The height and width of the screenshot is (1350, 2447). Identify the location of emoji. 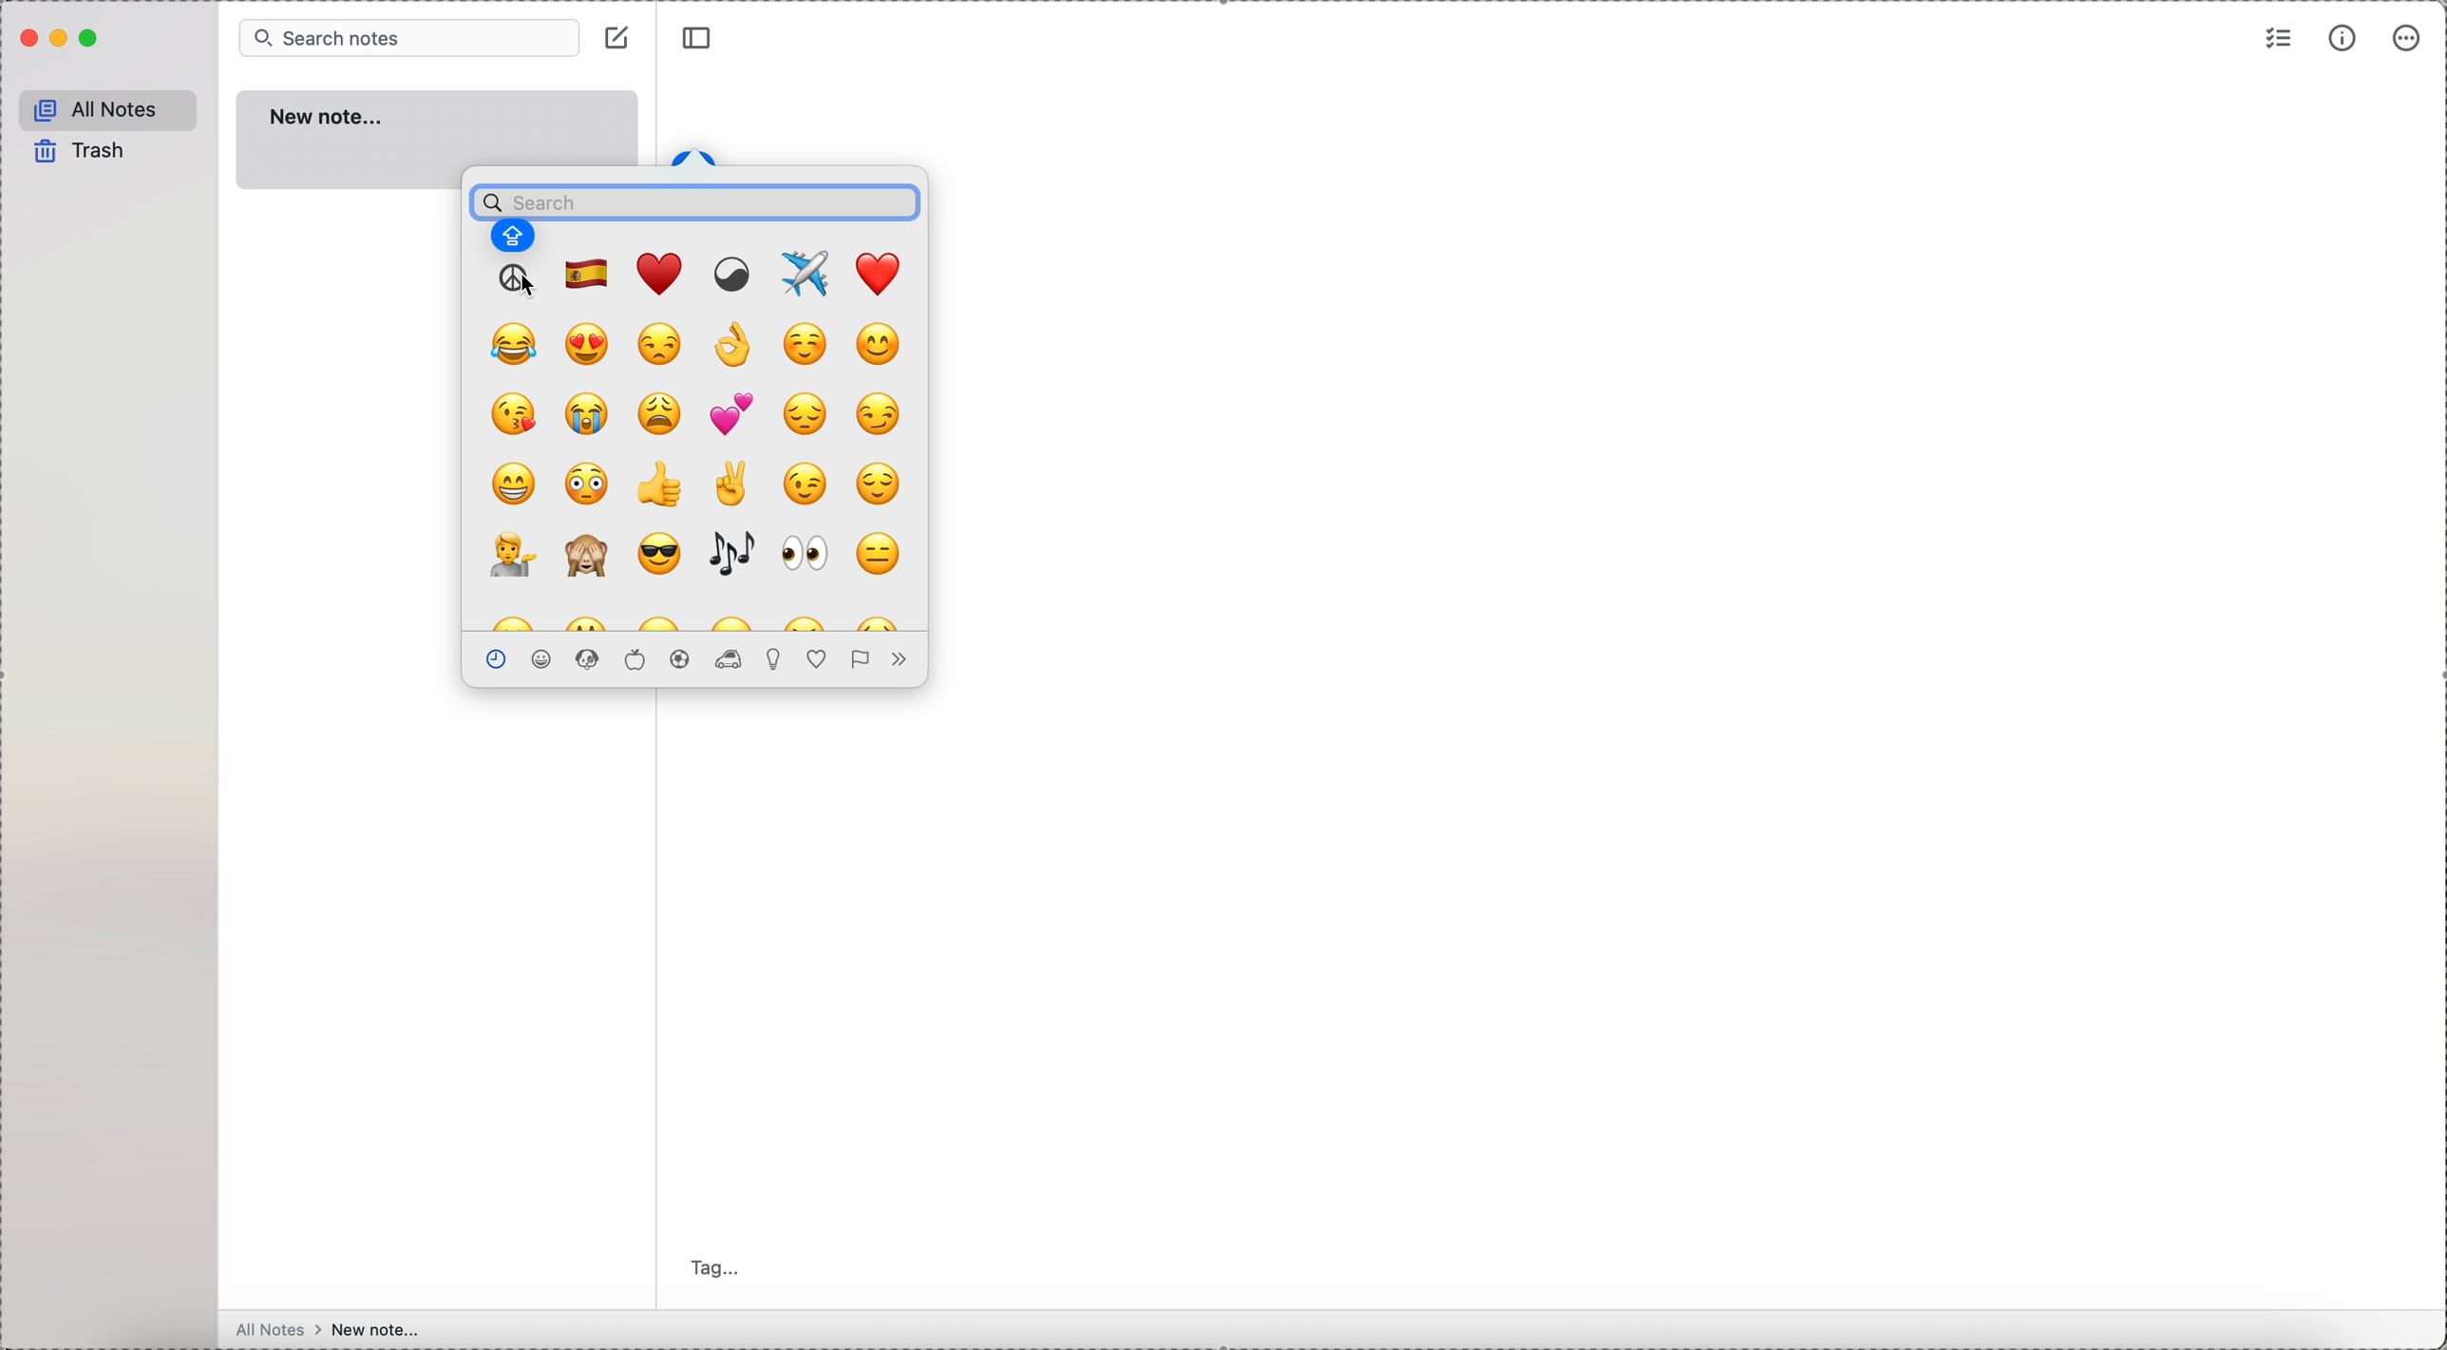
(514, 411).